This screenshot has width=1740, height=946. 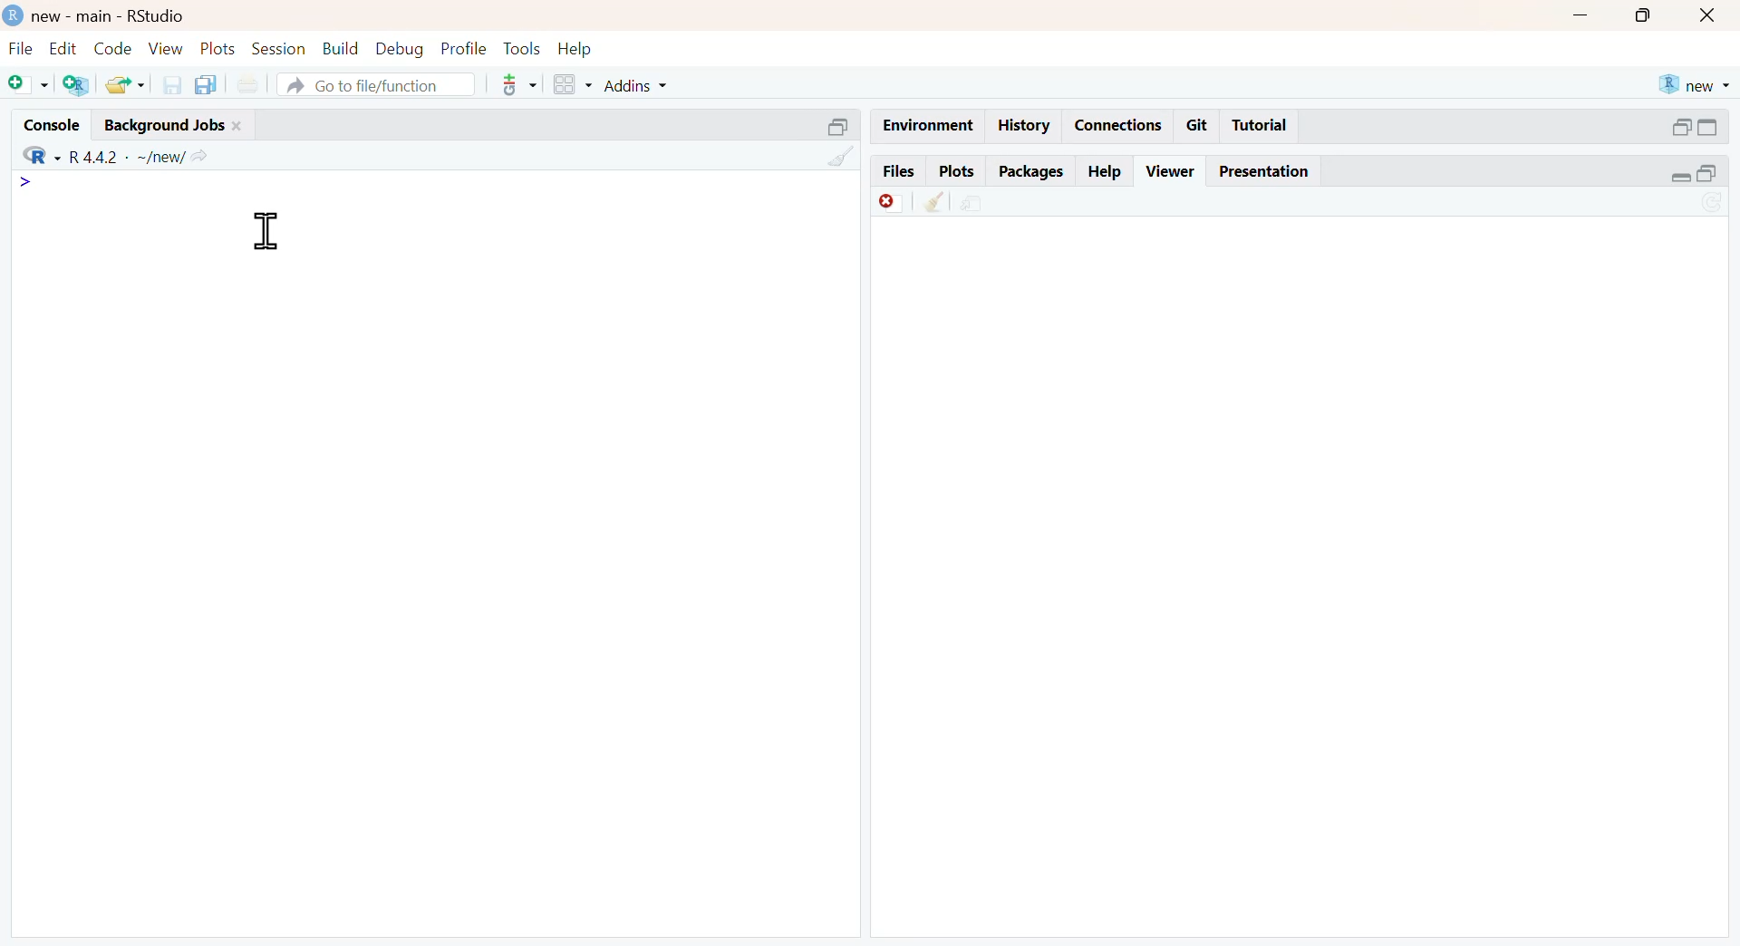 I want to click on Edit , so click(x=64, y=47).